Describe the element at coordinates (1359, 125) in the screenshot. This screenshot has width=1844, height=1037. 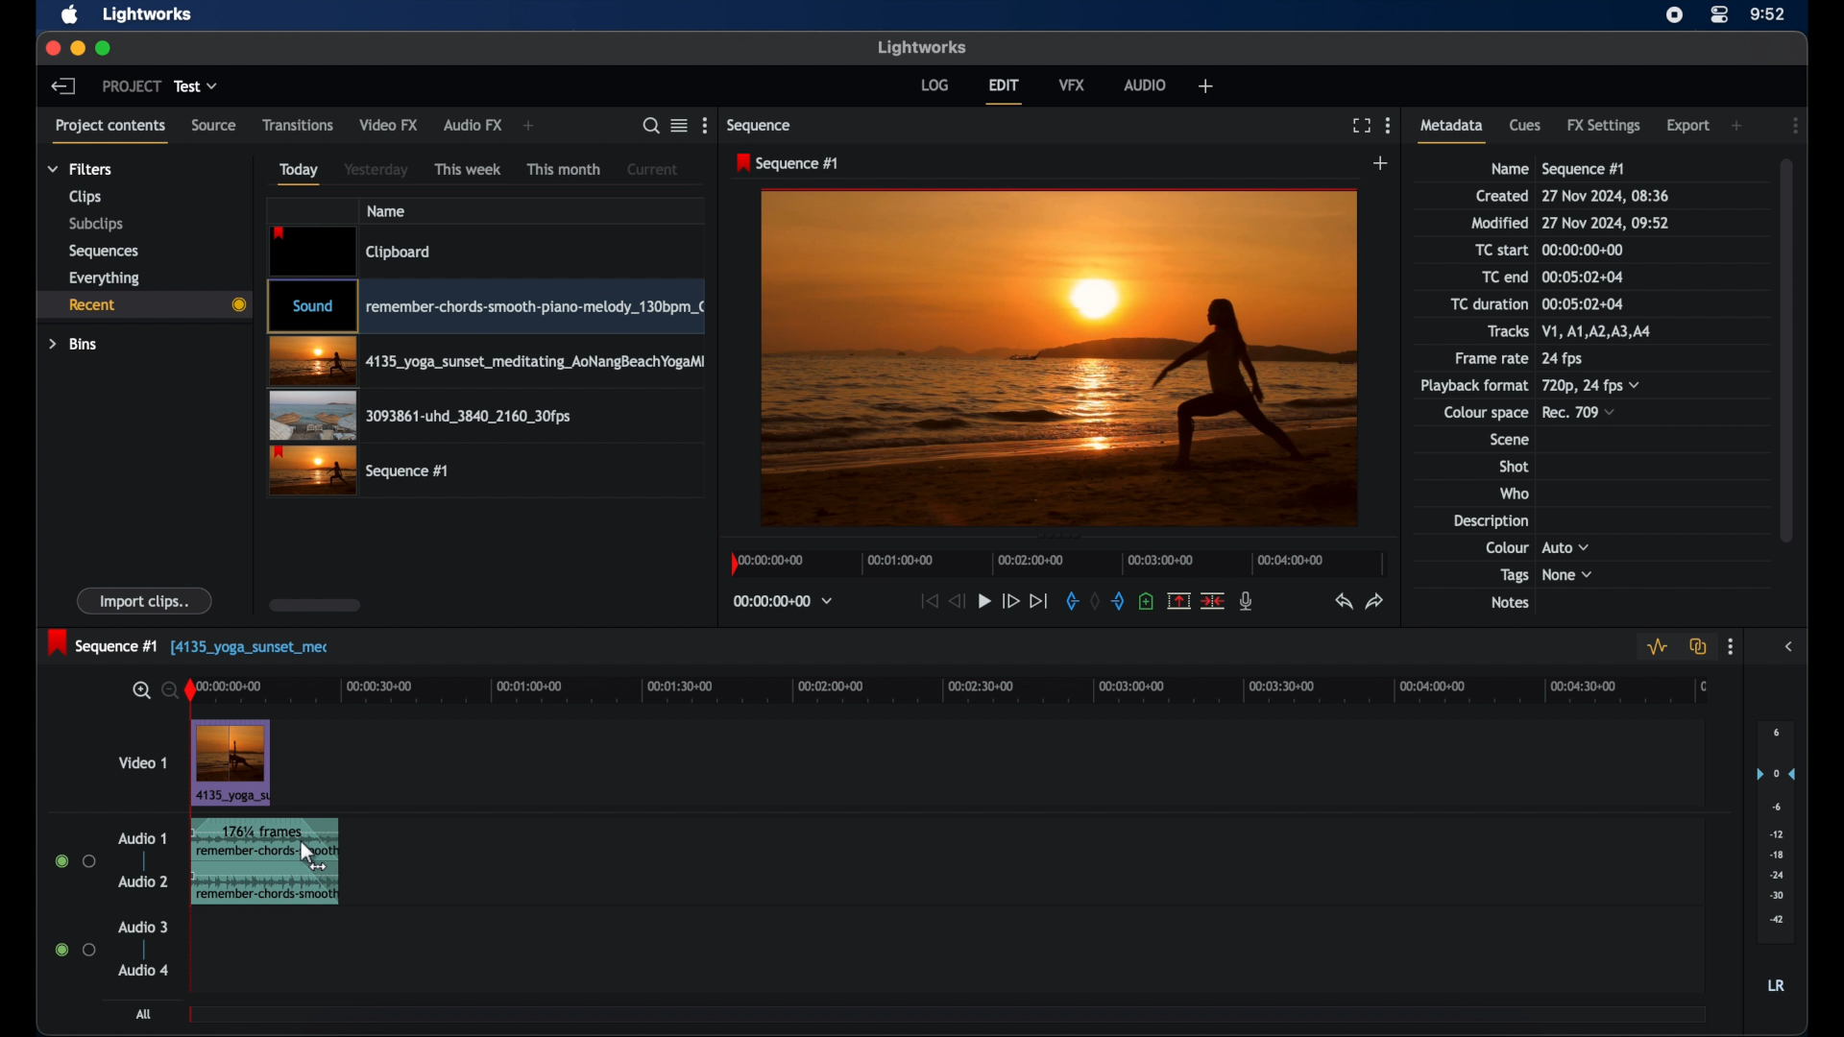
I see `full screen` at that location.